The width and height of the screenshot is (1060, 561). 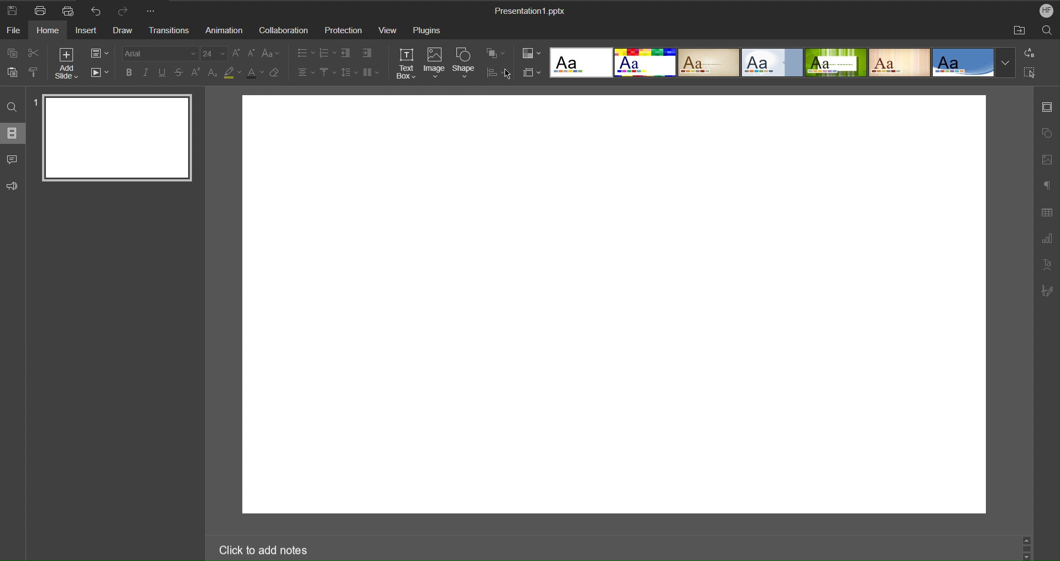 I want to click on Insert, so click(x=85, y=30).